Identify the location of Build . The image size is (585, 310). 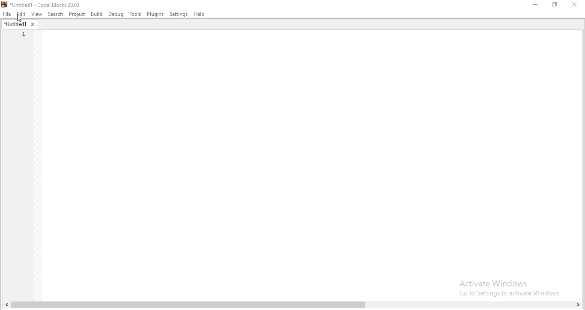
(96, 14).